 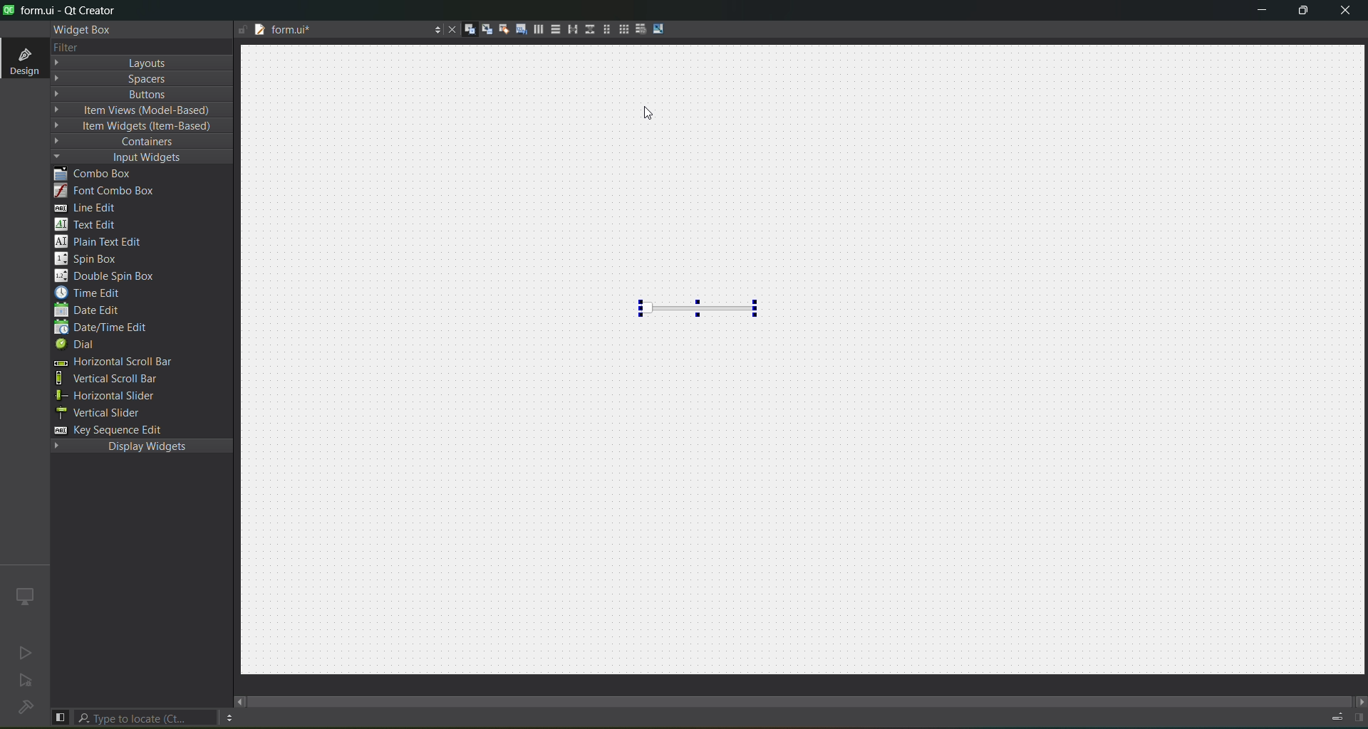 I want to click on containers, so click(x=128, y=142).